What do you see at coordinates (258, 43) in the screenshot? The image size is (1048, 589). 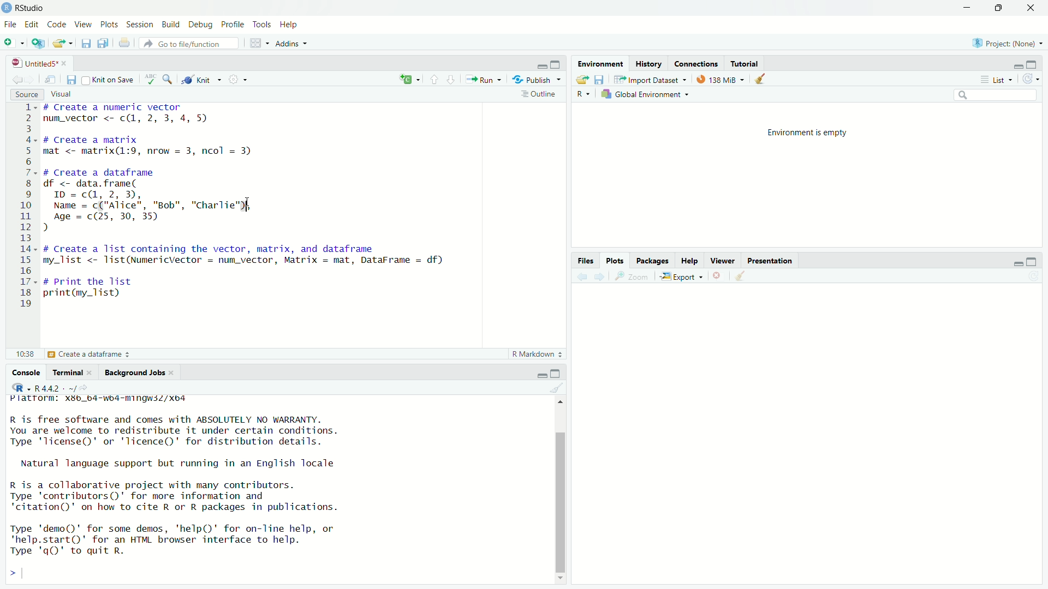 I see `grid` at bounding box center [258, 43].